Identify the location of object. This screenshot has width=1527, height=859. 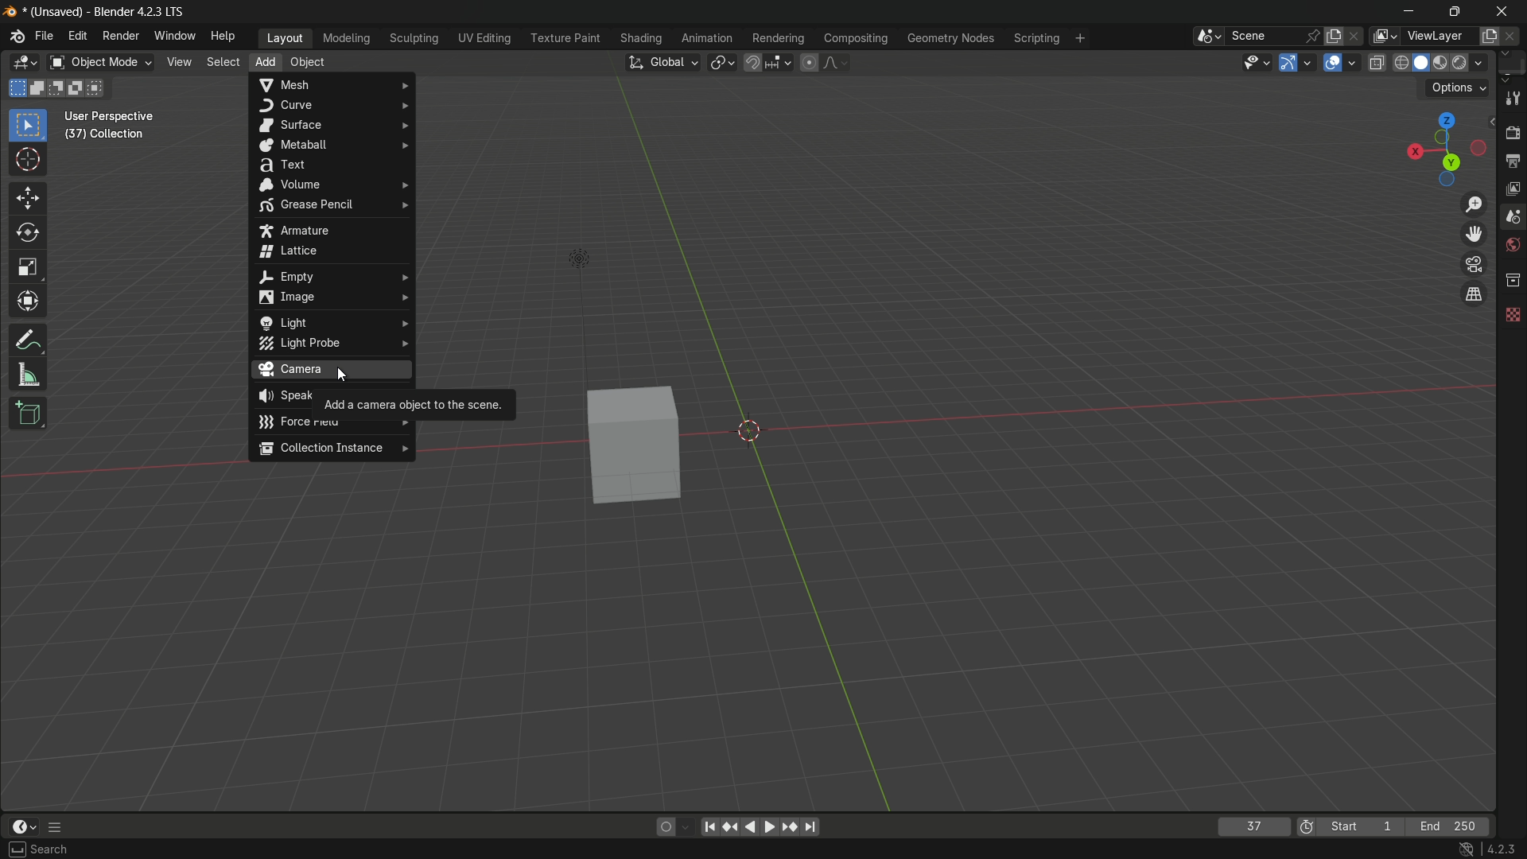
(307, 63).